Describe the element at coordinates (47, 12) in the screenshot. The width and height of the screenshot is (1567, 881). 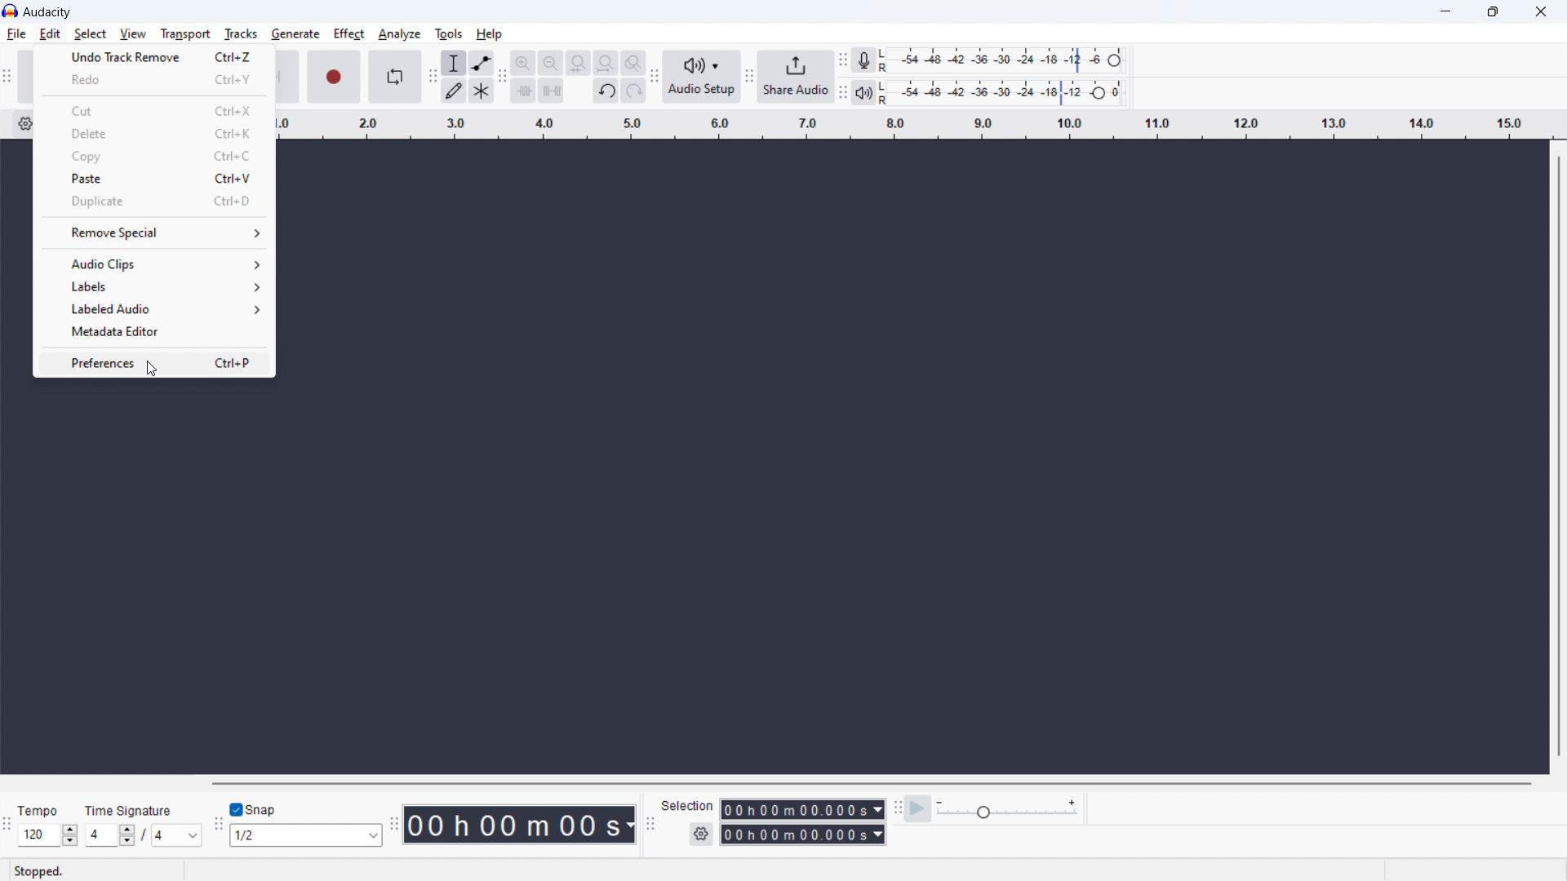
I see `Audacity - software title` at that location.